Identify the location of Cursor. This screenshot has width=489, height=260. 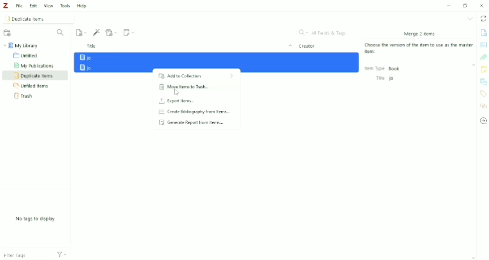
(177, 93).